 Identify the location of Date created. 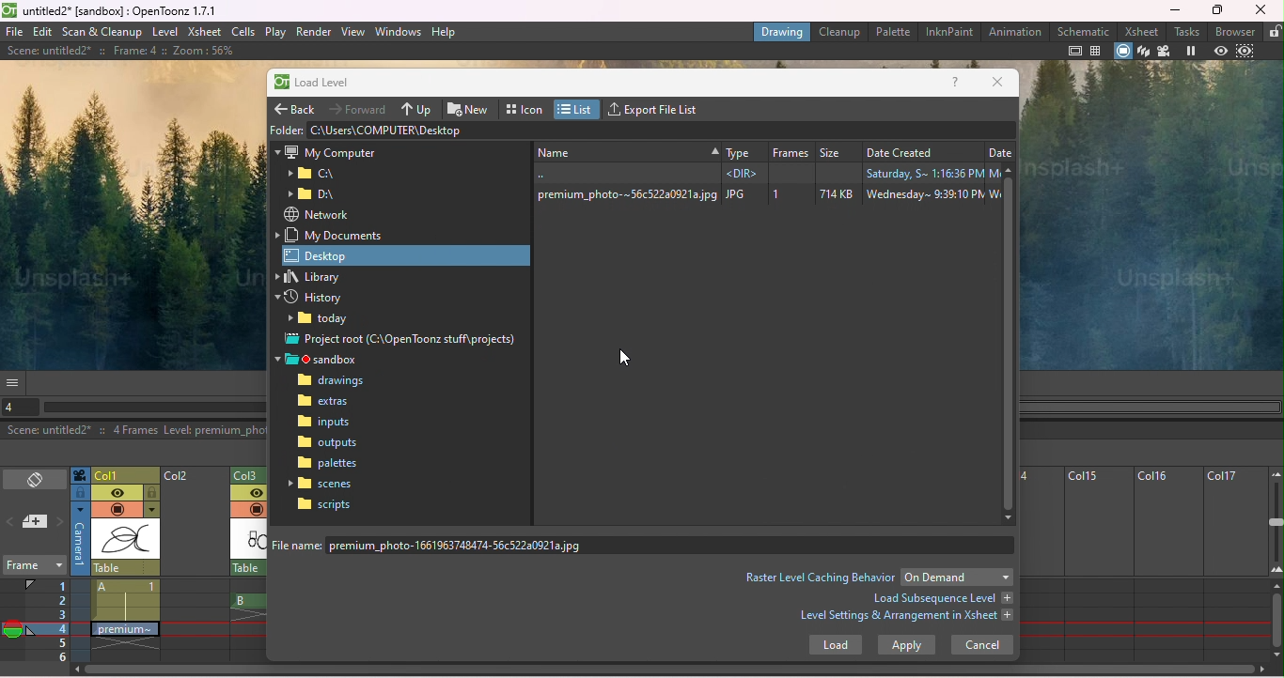
(921, 149).